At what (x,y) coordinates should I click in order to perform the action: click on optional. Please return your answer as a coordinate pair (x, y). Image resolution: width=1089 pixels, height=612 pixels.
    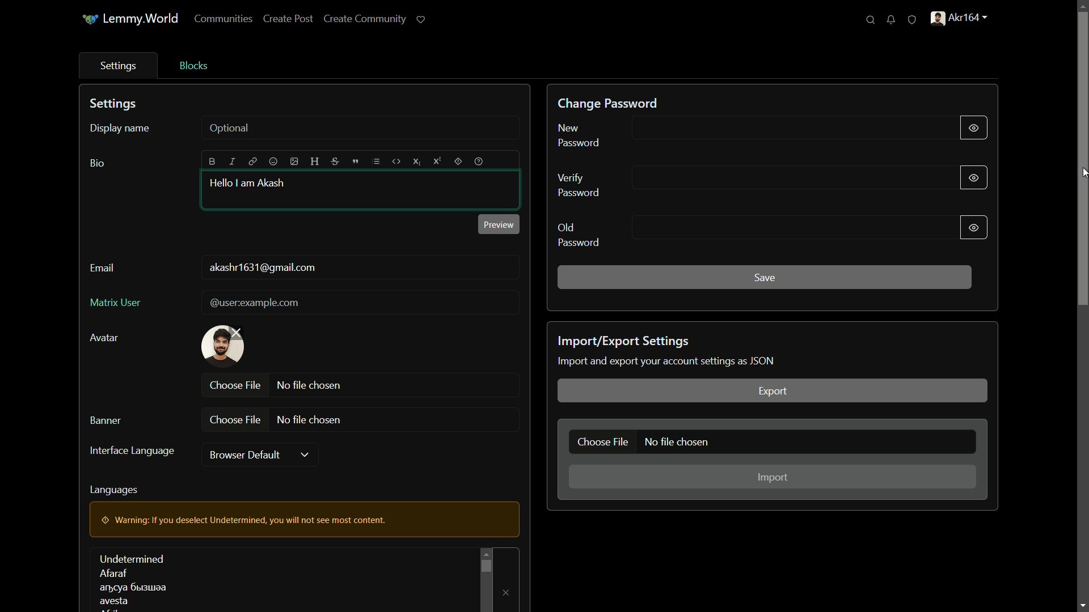
    Looking at the image, I should click on (230, 129).